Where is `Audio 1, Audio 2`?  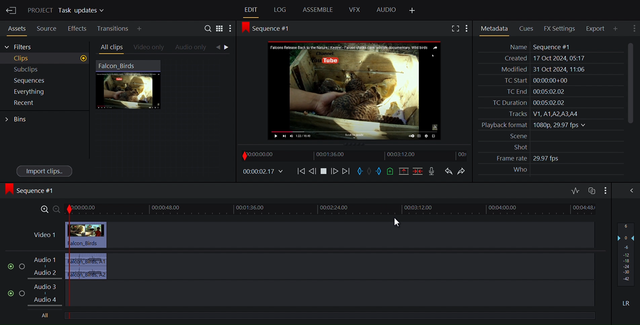
Audio 1, Audio 2 is located at coordinates (311, 297).